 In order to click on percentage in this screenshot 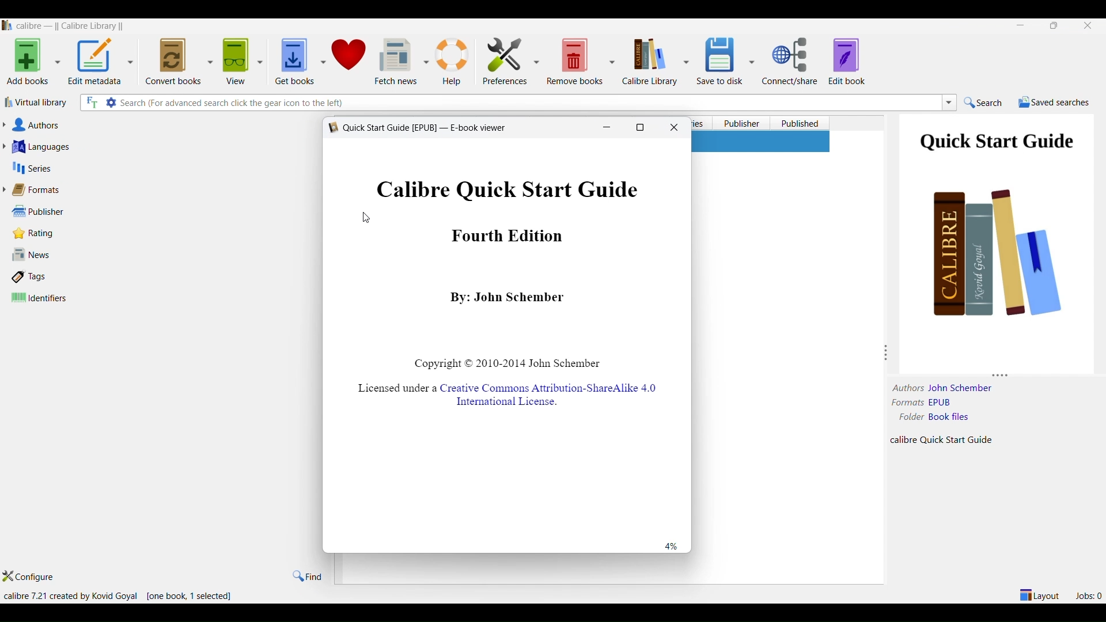, I will do `click(675, 546)`.